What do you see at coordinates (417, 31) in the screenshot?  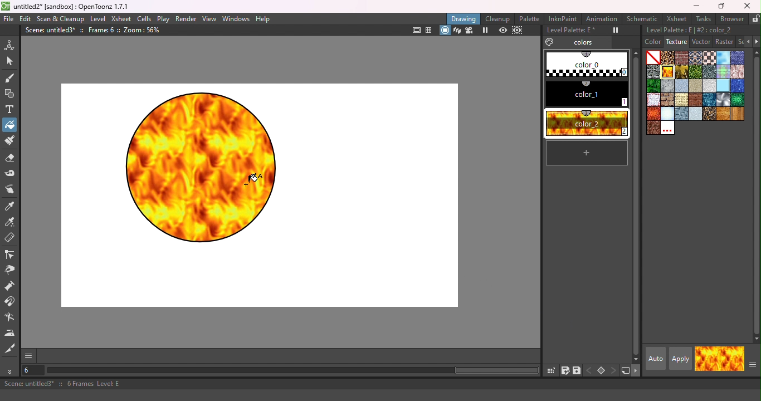 I see `Safe area` at bounding box center [417, 31].